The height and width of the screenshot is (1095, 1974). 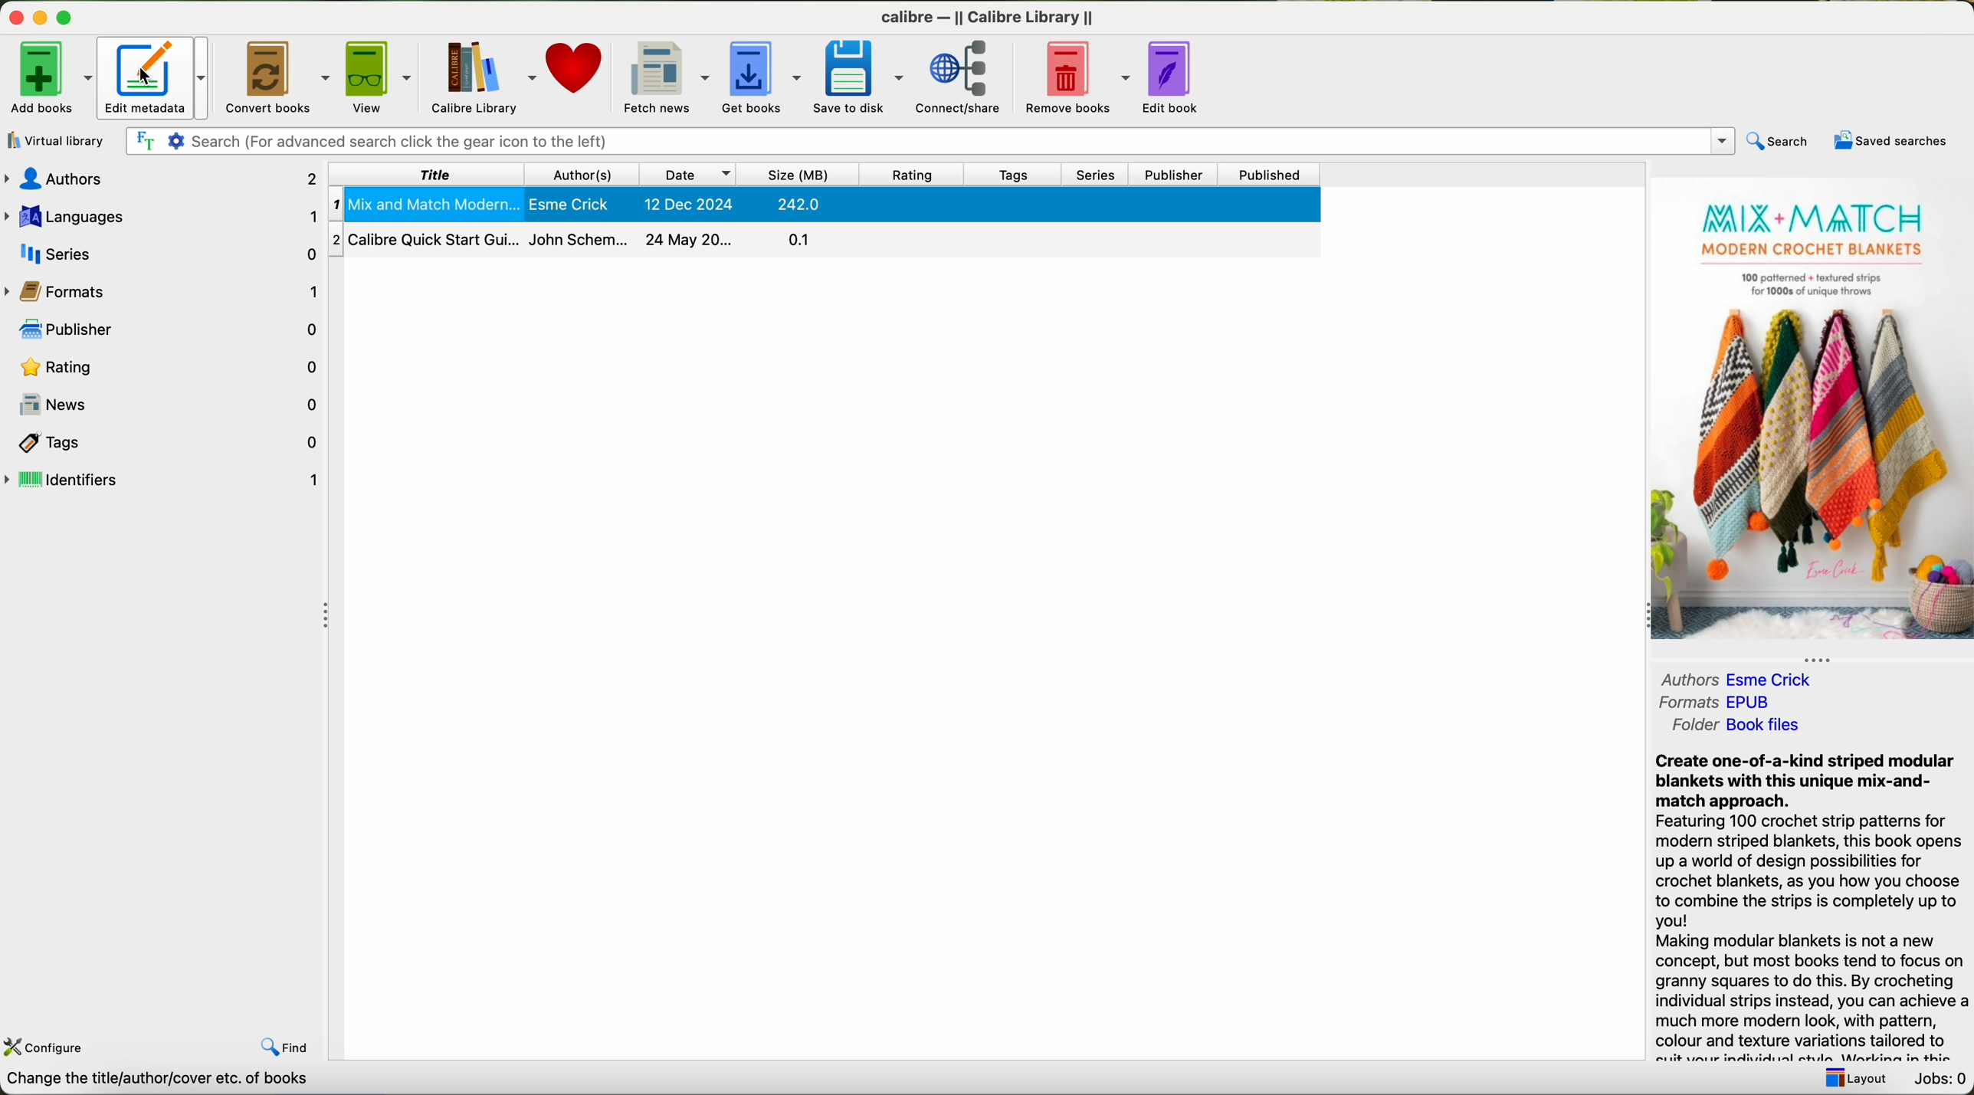 What do you see at coordinates (1010, 175) in the screenshot?
I see `tags` at bounding box center [1010, 175].